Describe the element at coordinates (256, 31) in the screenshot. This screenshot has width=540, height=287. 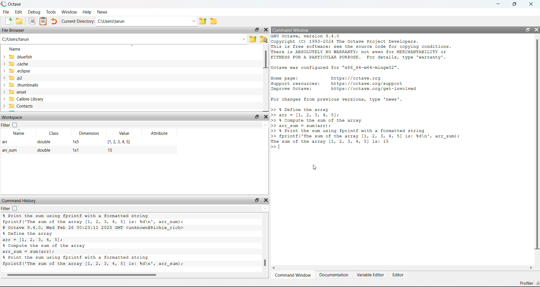
I see `Maximize` at that location.